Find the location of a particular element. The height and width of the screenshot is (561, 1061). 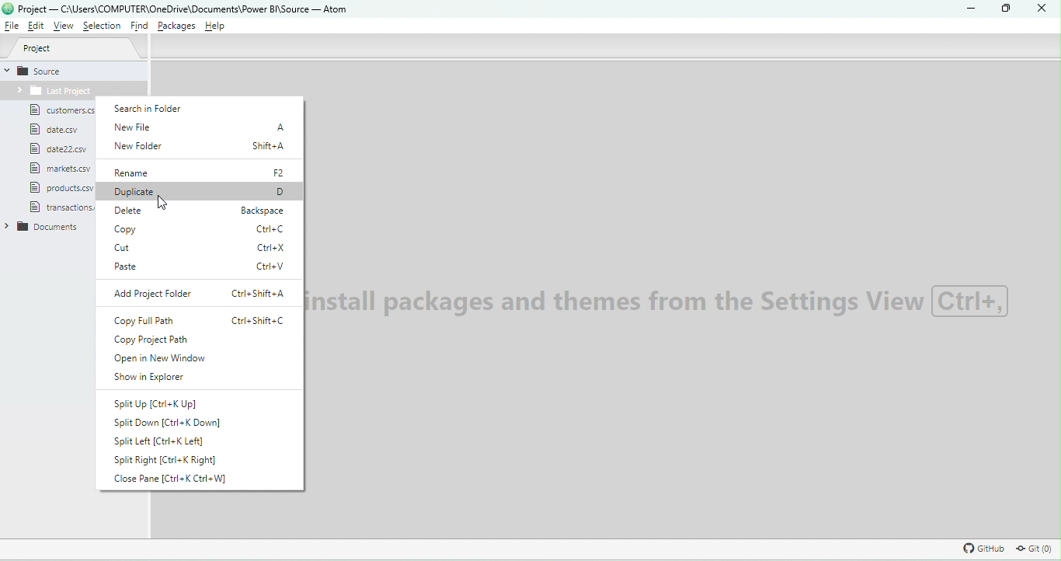

folder is located at coordinates (50, 229).